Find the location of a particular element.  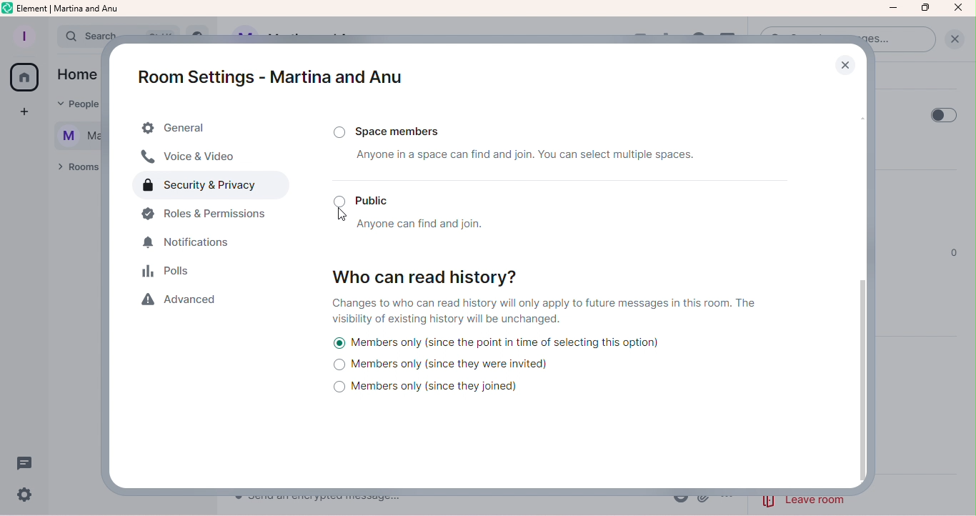

Profile is located at coordinates (23, 37).